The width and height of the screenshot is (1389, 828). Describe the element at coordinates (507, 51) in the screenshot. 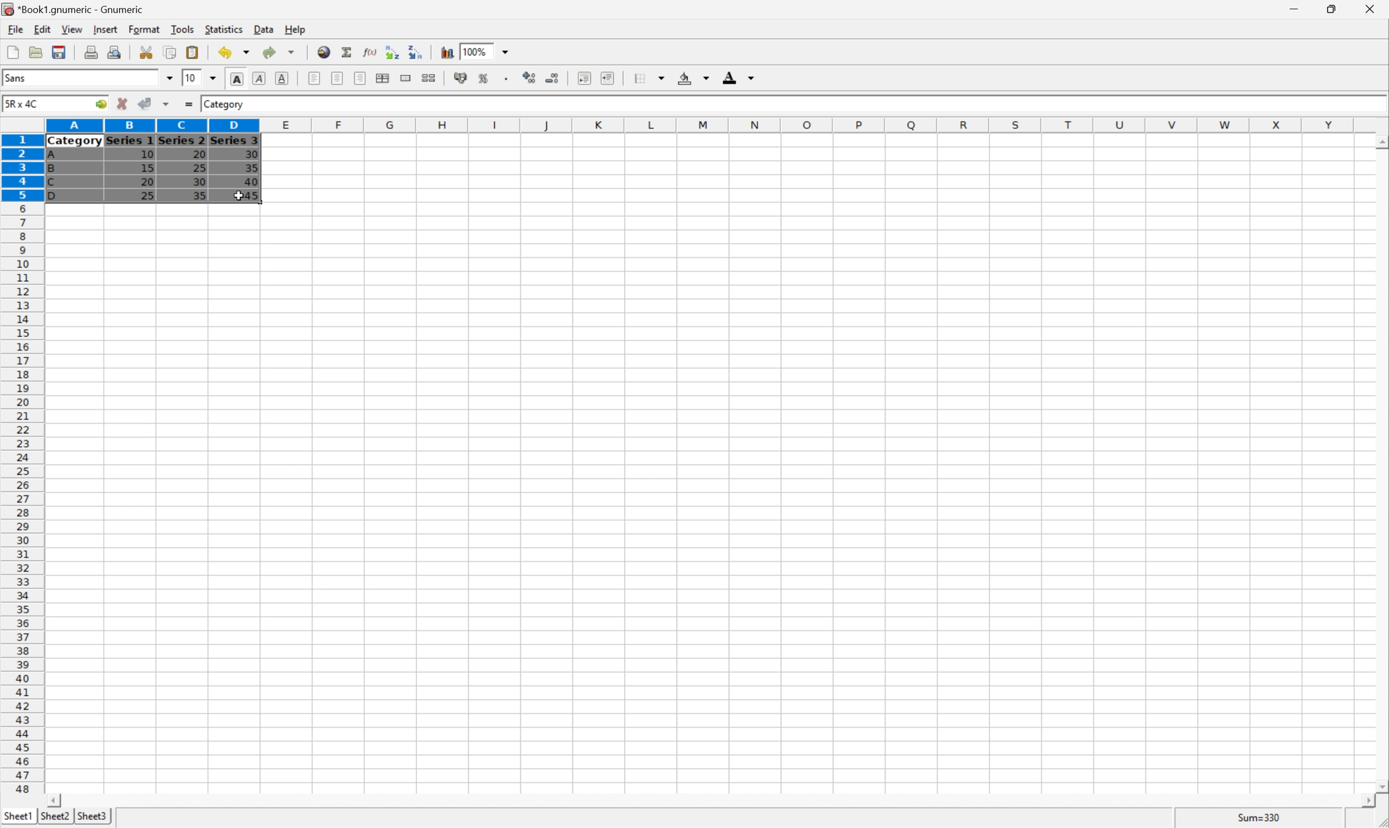

I see `Drop Down` at that location.